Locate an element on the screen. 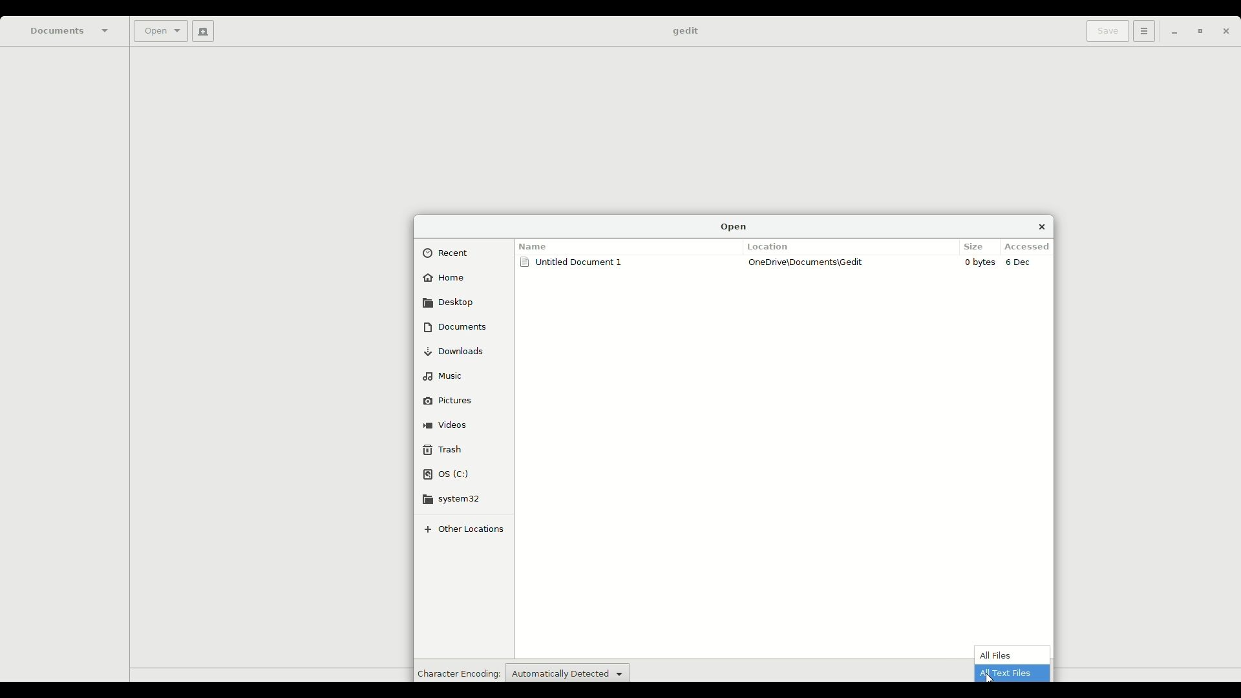 This screenshot has height=698, width=1241. Documents is located at coordinates (70, 30).